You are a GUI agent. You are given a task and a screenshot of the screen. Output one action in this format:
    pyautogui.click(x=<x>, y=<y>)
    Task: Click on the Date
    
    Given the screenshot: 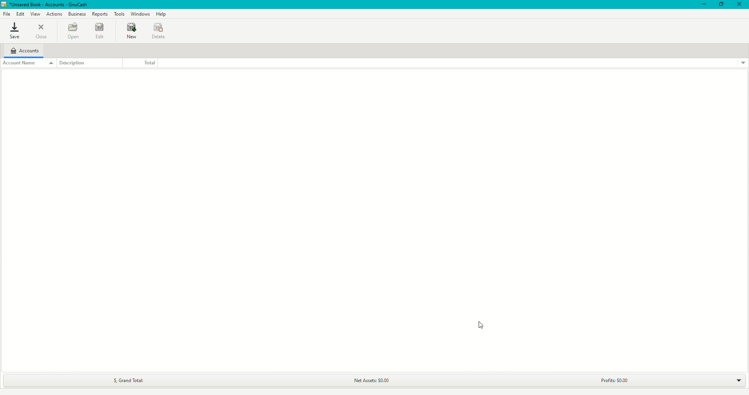 What is the action you would take?
    pyautogui.click(x=160, y=31)
    